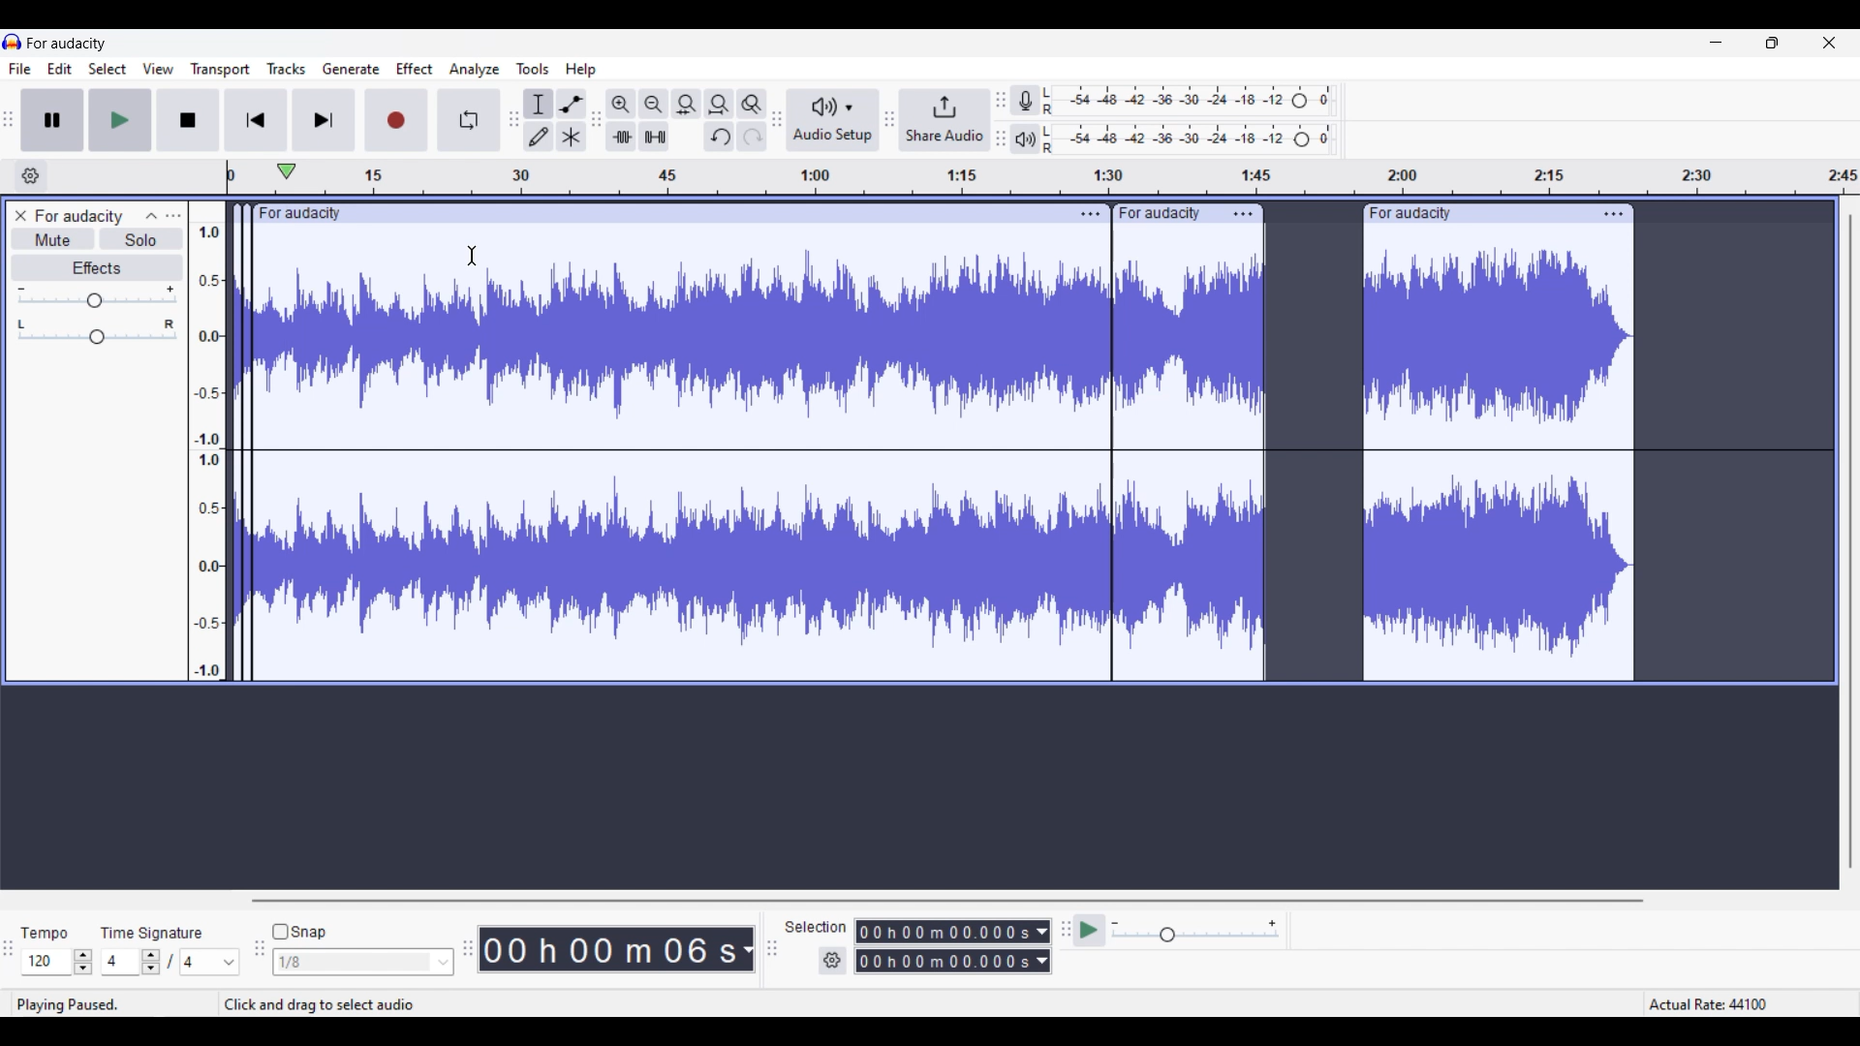 The image size is (1860, 1046). Describe the element at coordinates (648, 211) in the screenshot. I see `click to drag` at that location.